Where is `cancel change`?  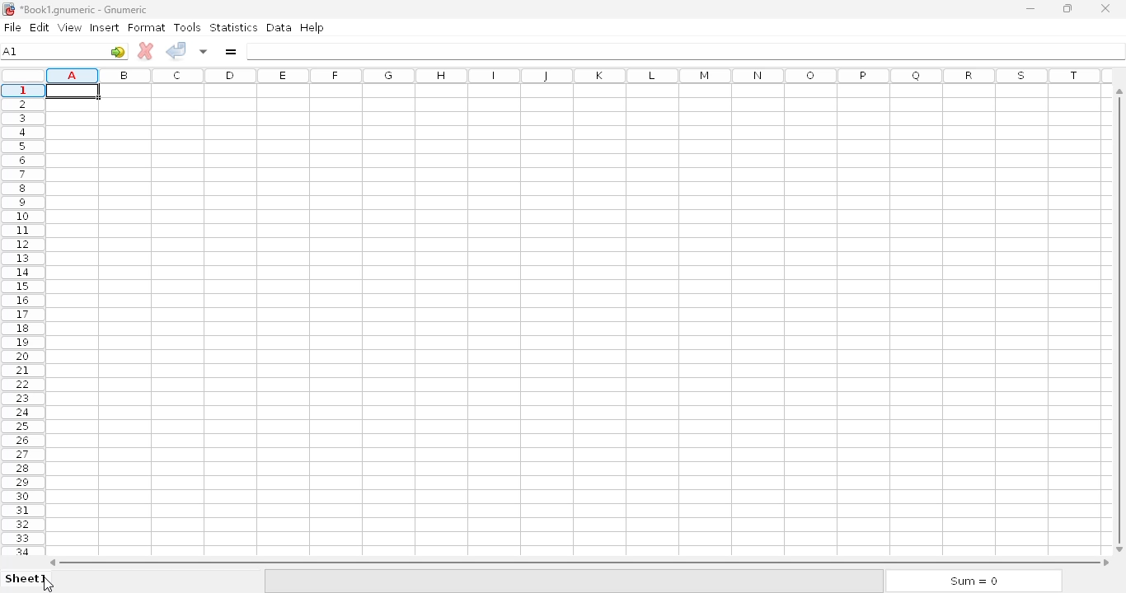 cancel change is located at coordinates (146, 51).